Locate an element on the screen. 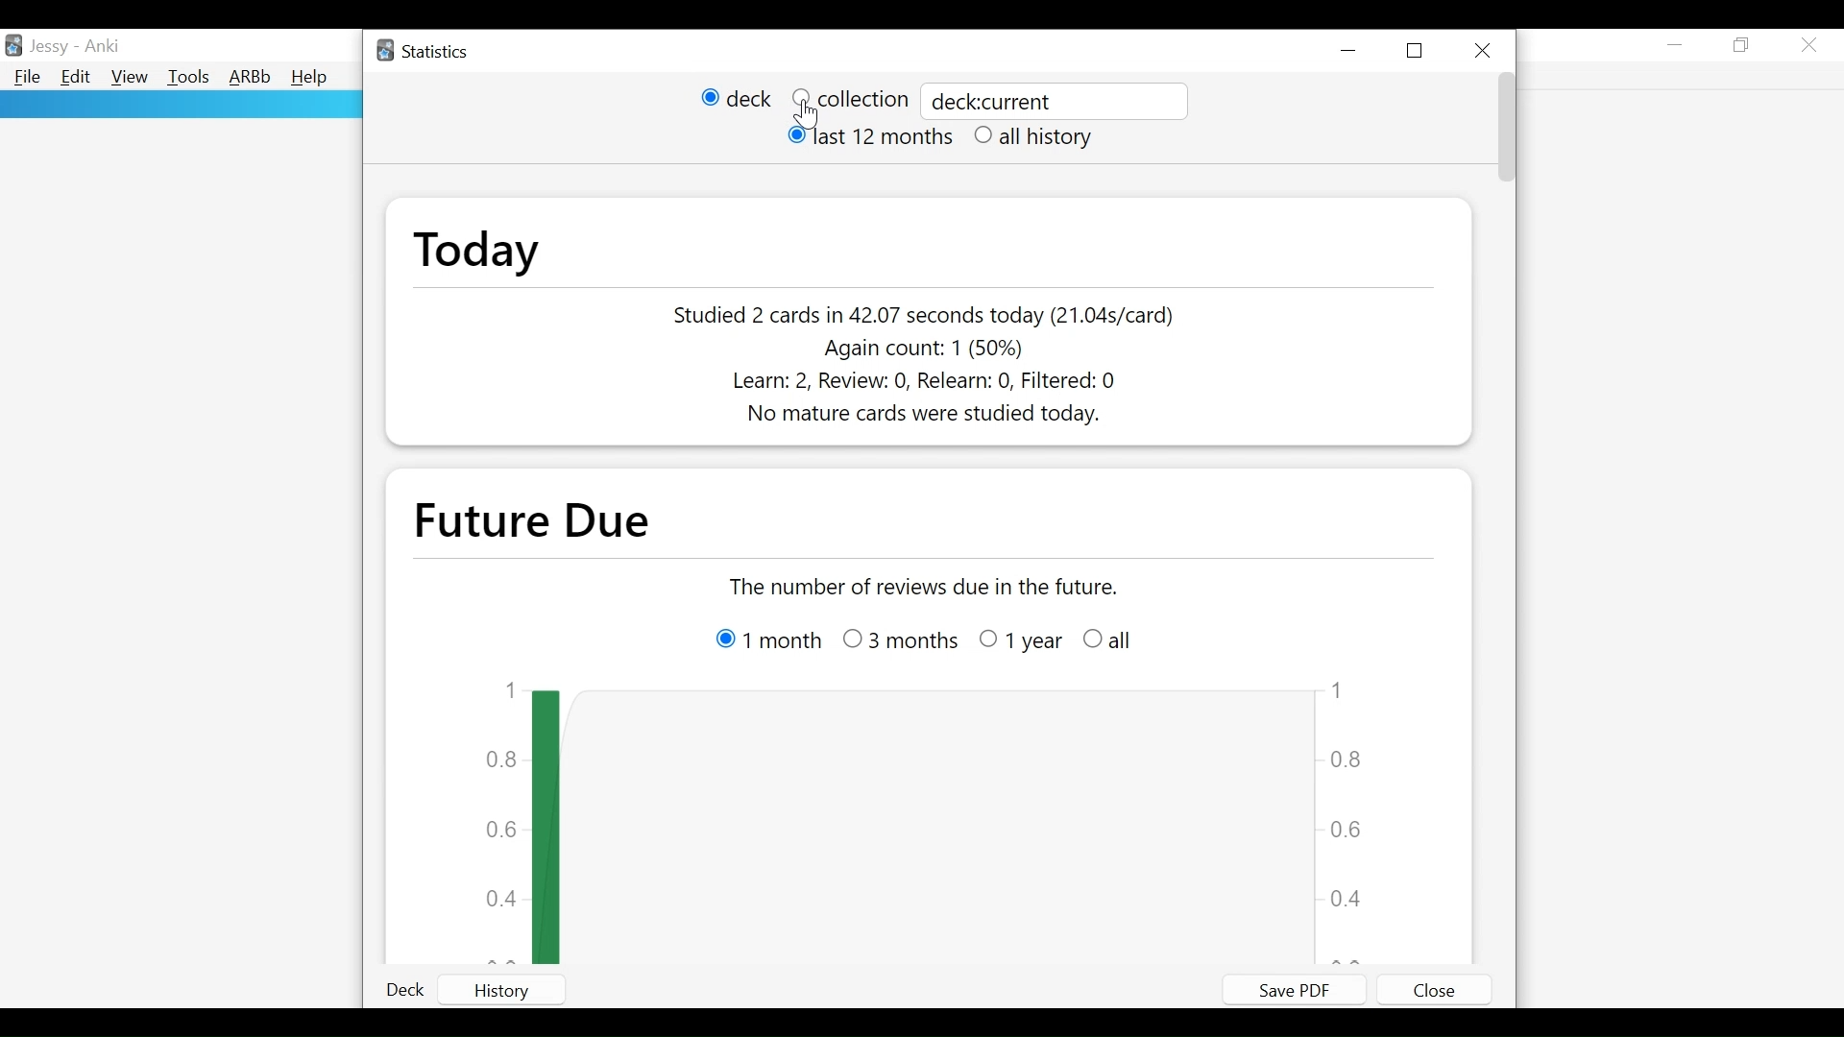  (un)select deck is located at coordinates (736, 100).